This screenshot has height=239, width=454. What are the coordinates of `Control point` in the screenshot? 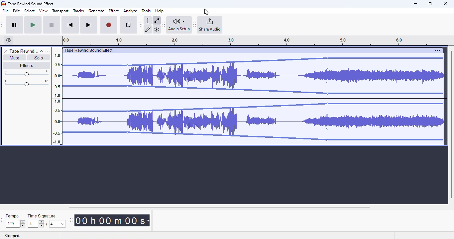 It's located at (327, 115).